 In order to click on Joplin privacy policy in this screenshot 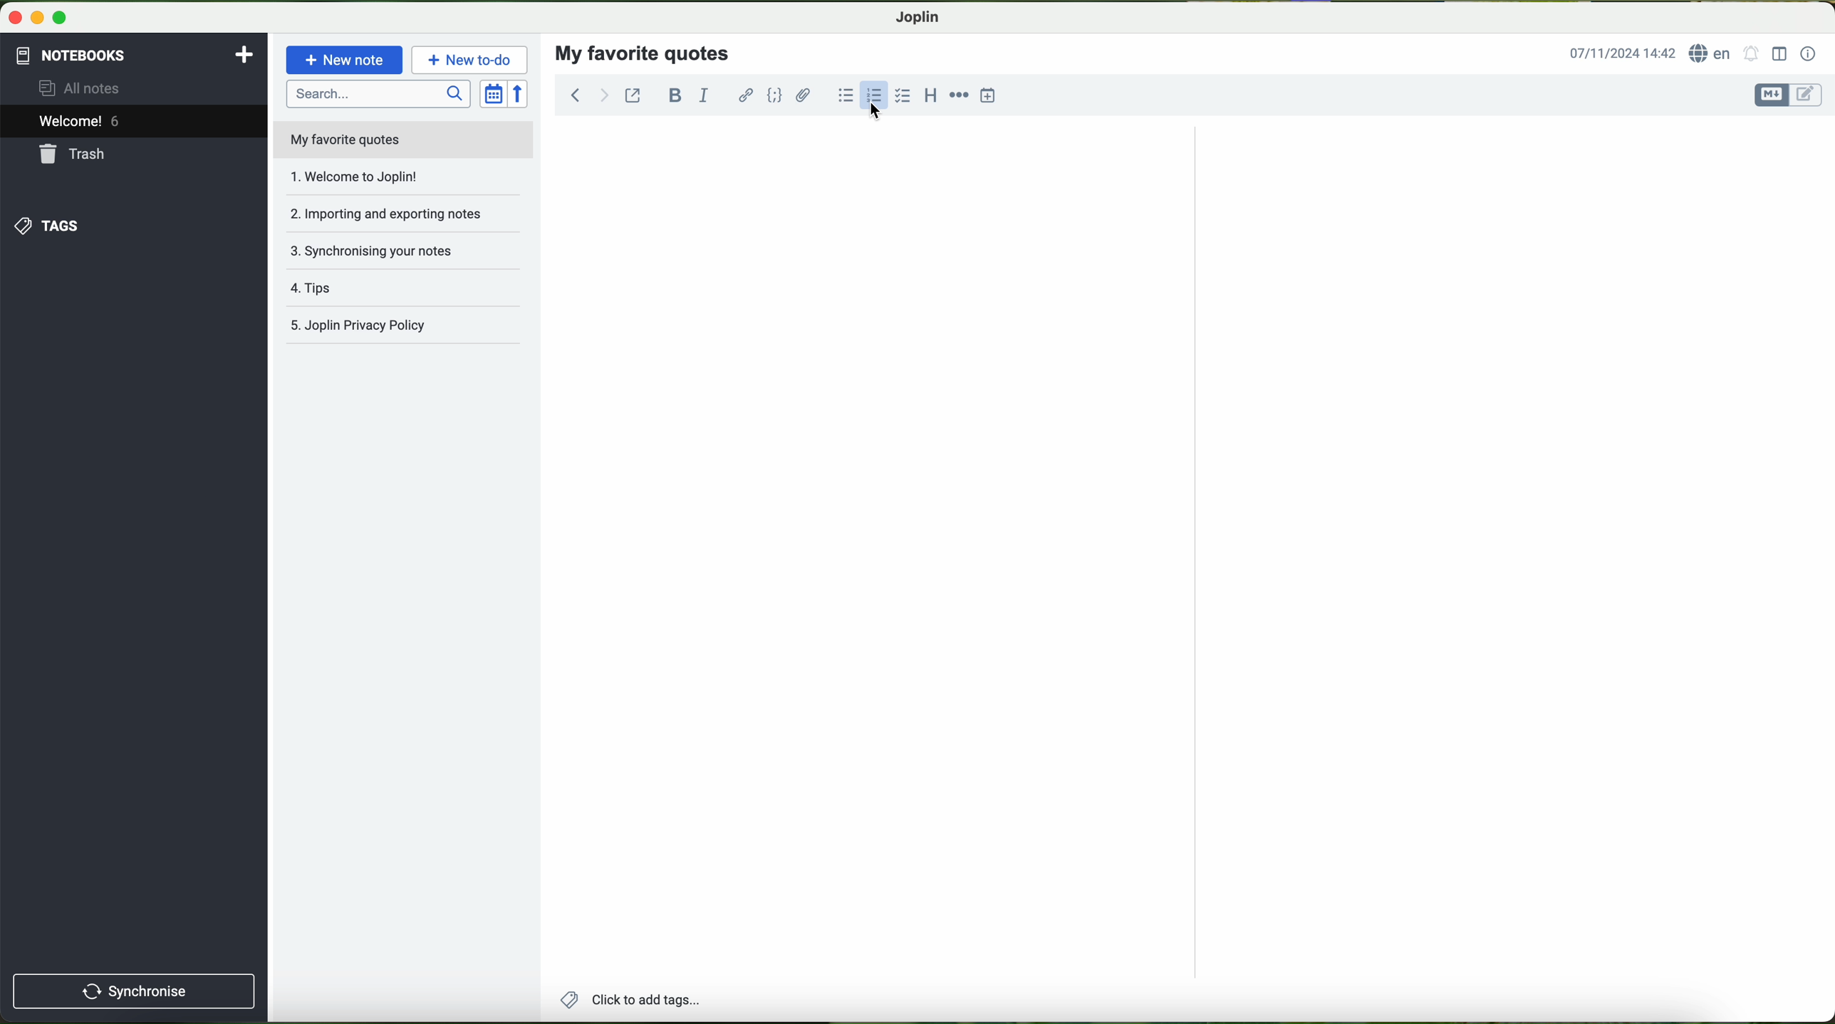, I will do `click(397, 326)`.